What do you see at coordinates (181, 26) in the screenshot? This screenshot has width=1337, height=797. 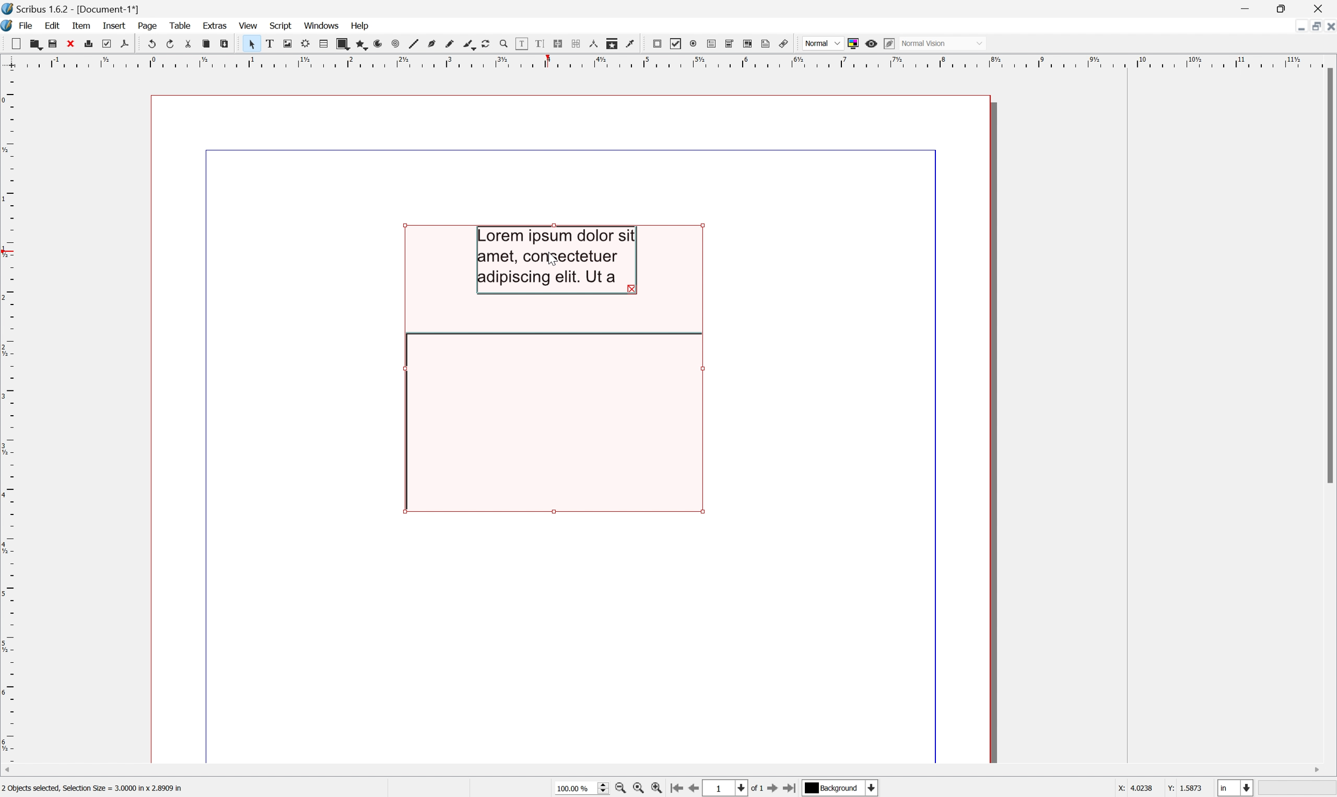 I see `Table` at bounding box center [181, 26].